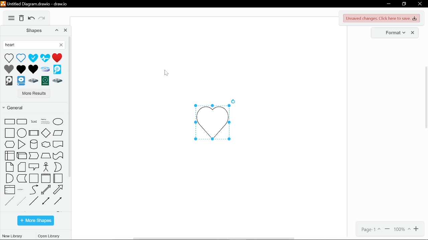 This screenshot has height=240, width=428. Describe the element at coordinates (33, 122) in the screenshot. I see `text` at that location.